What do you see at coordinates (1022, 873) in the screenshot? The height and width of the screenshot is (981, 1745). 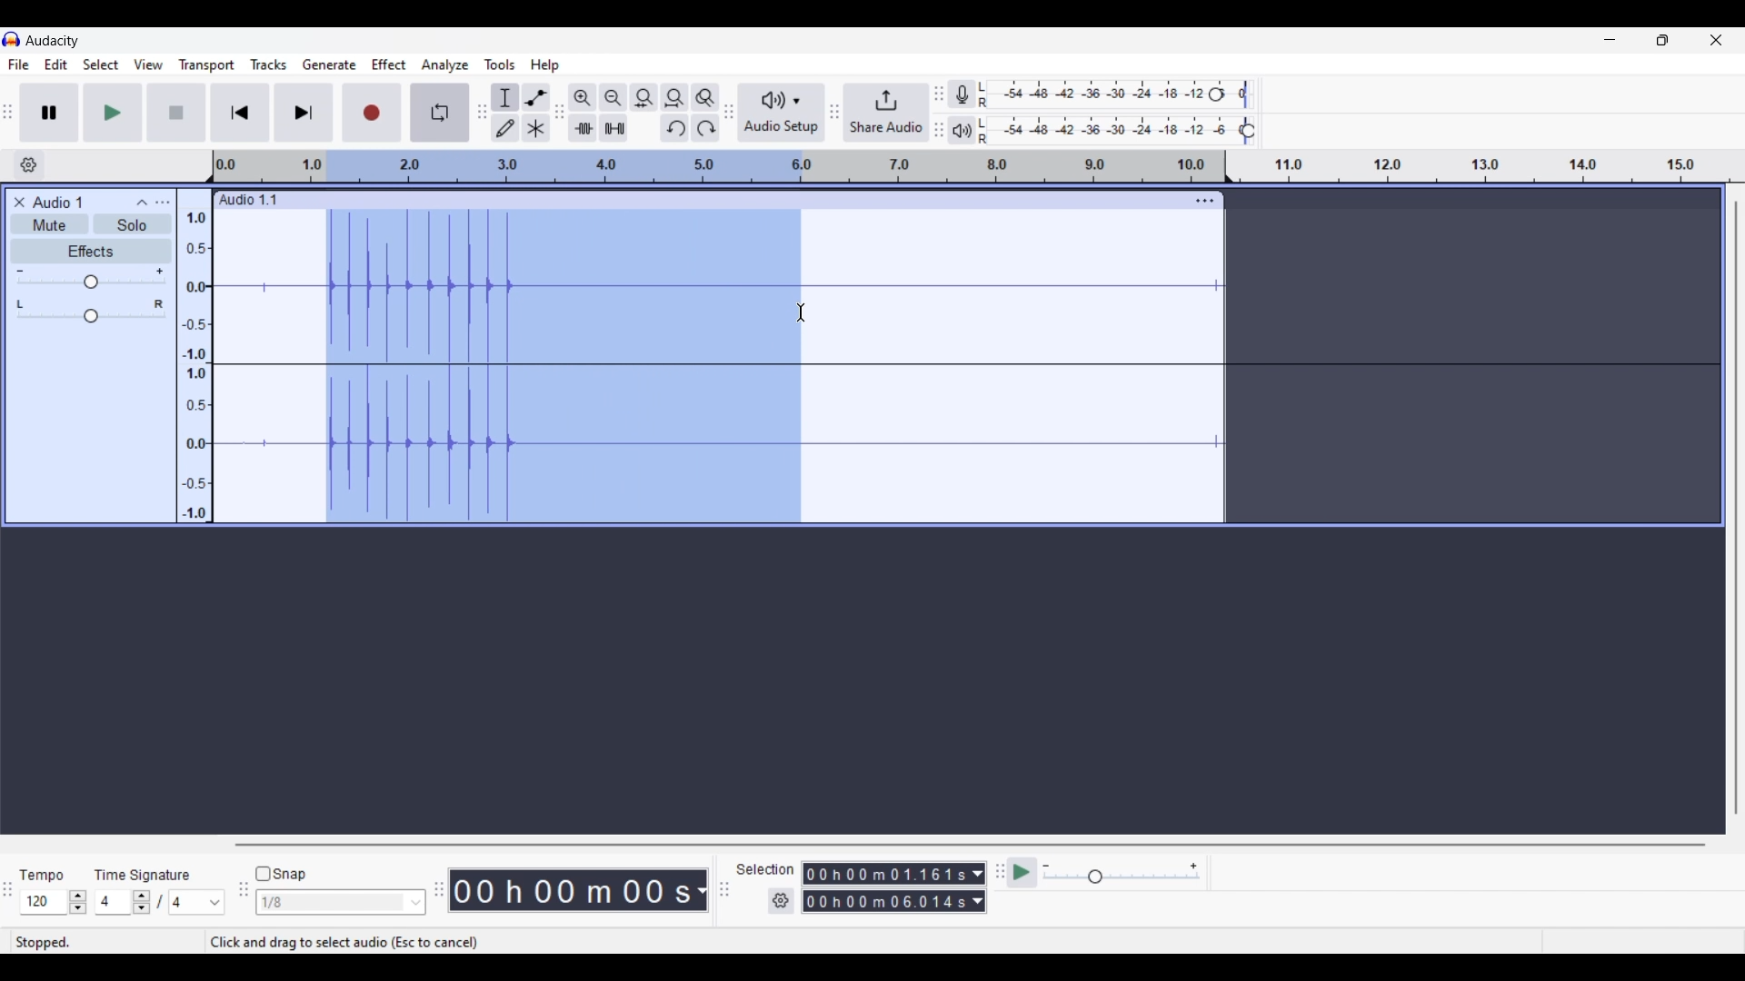 I see `Play-at-speed/Play-at-speed once` at bounding box center [1022, 873].